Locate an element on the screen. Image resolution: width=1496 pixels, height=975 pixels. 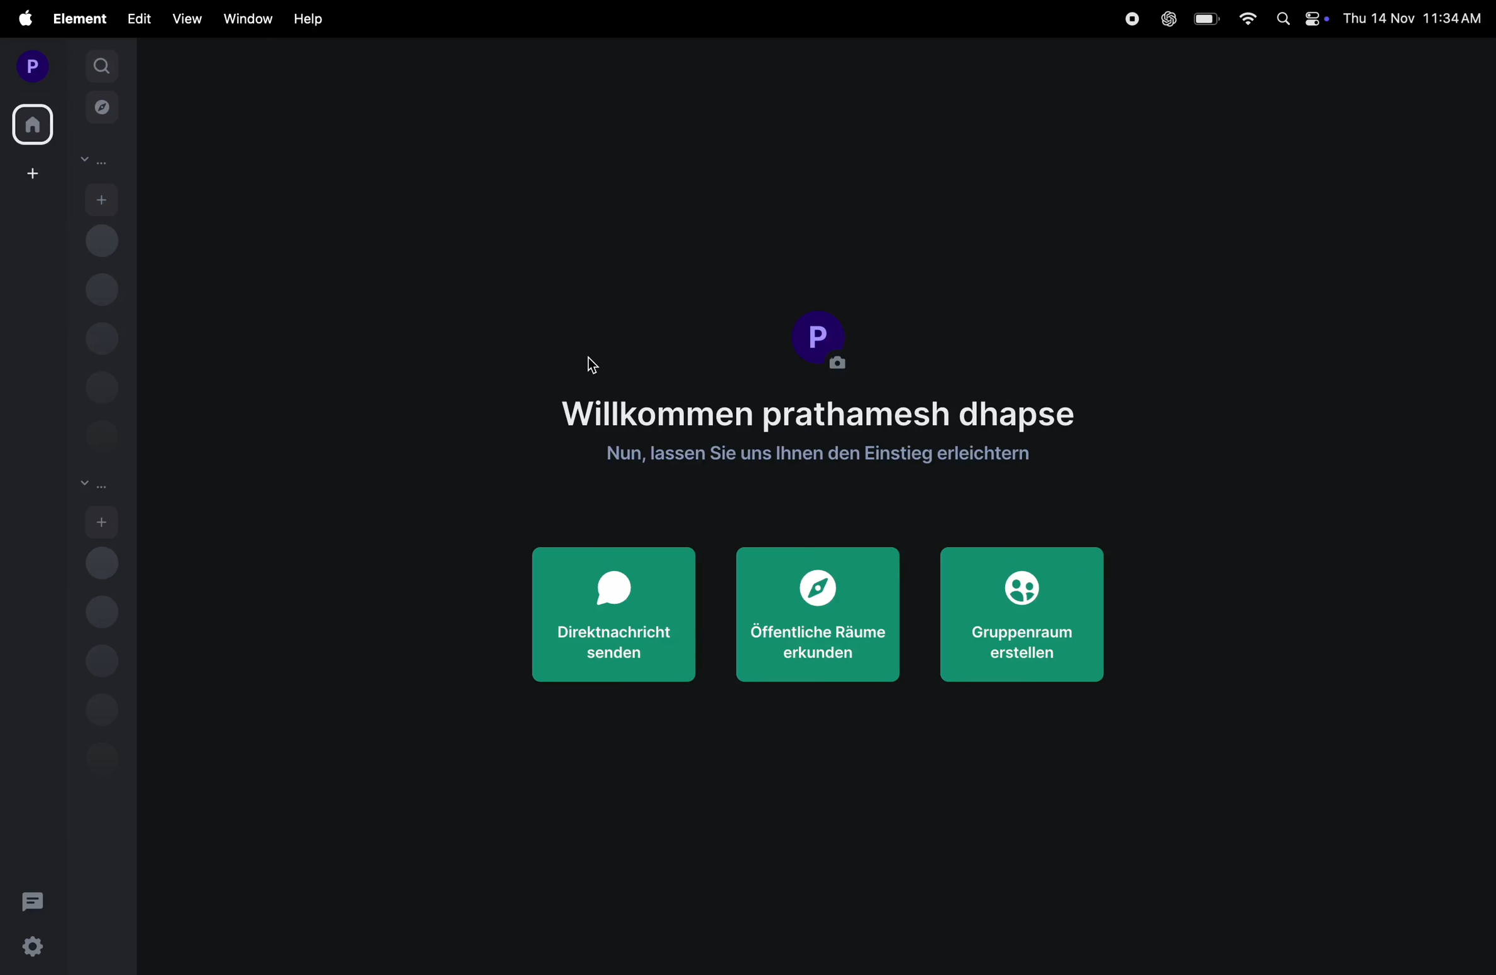
profile is located at coordinates (30, 64).